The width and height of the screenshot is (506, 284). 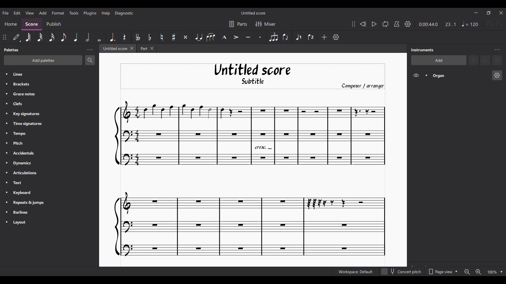 I want to click on Diagnostic menu, so click(x=124, y=13).